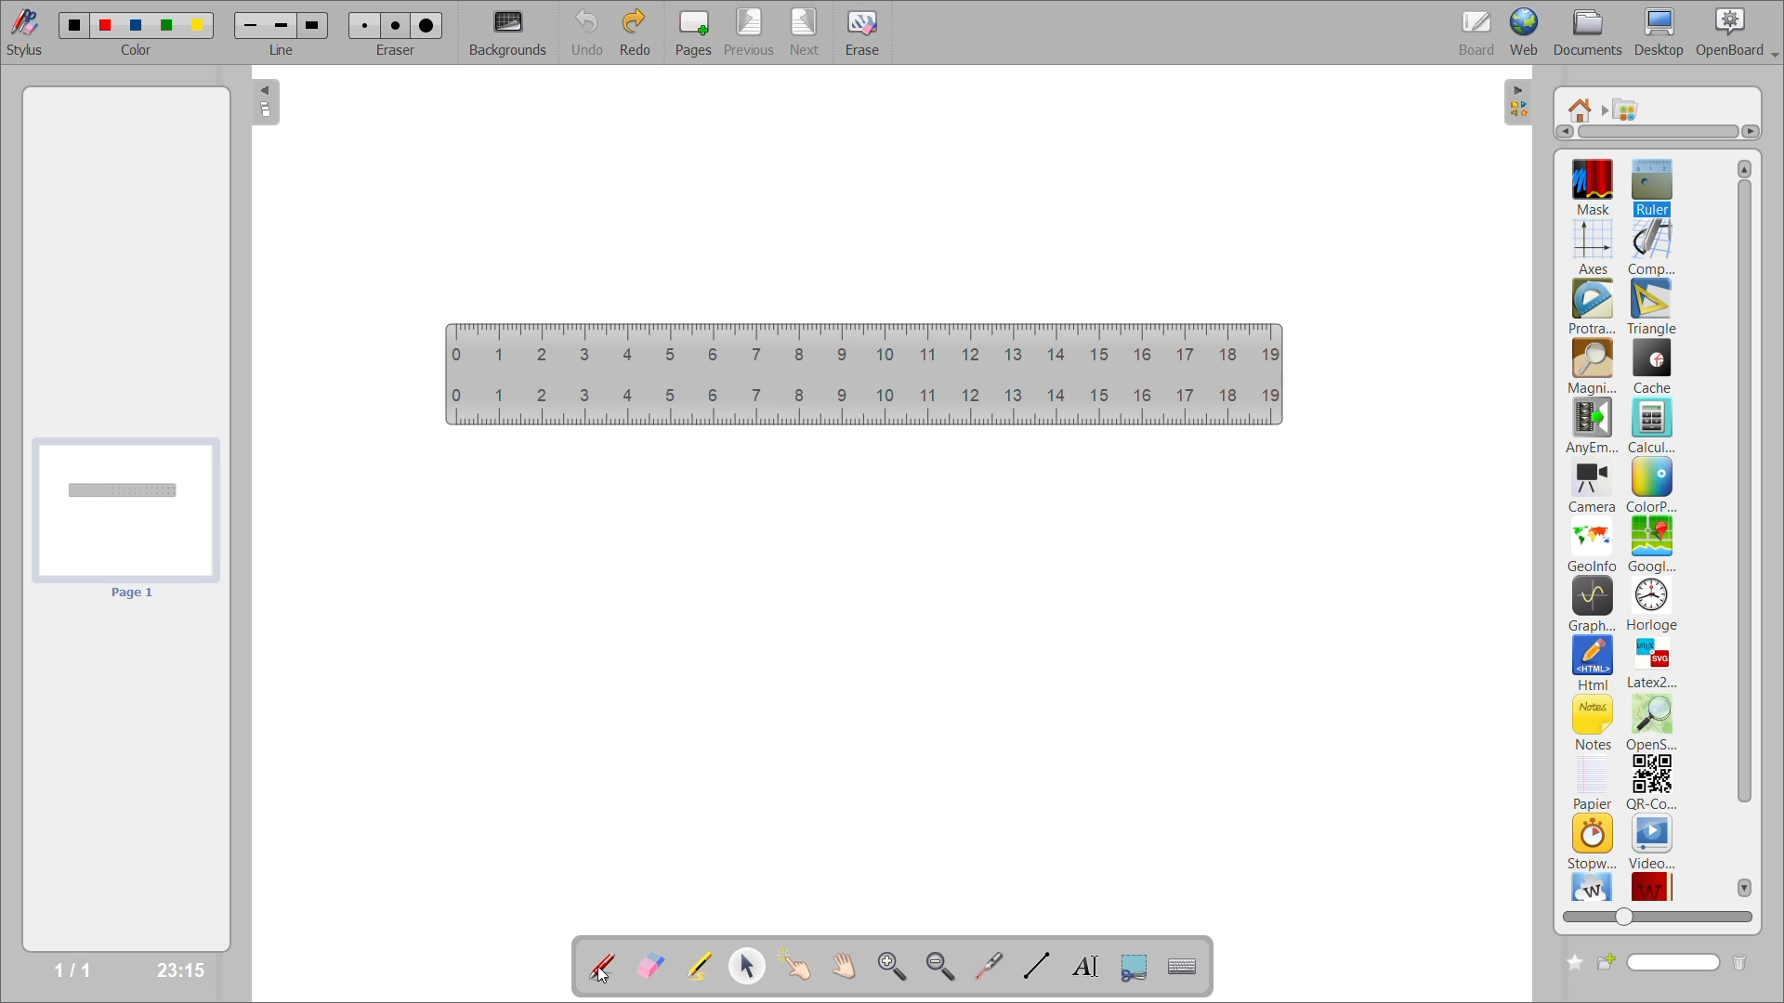 The width and height of the screenshot is (1784, 1003). Describe the element at coordinates (1659, 133) in the screenshot. I see `horizontal scroll bar` at that location.